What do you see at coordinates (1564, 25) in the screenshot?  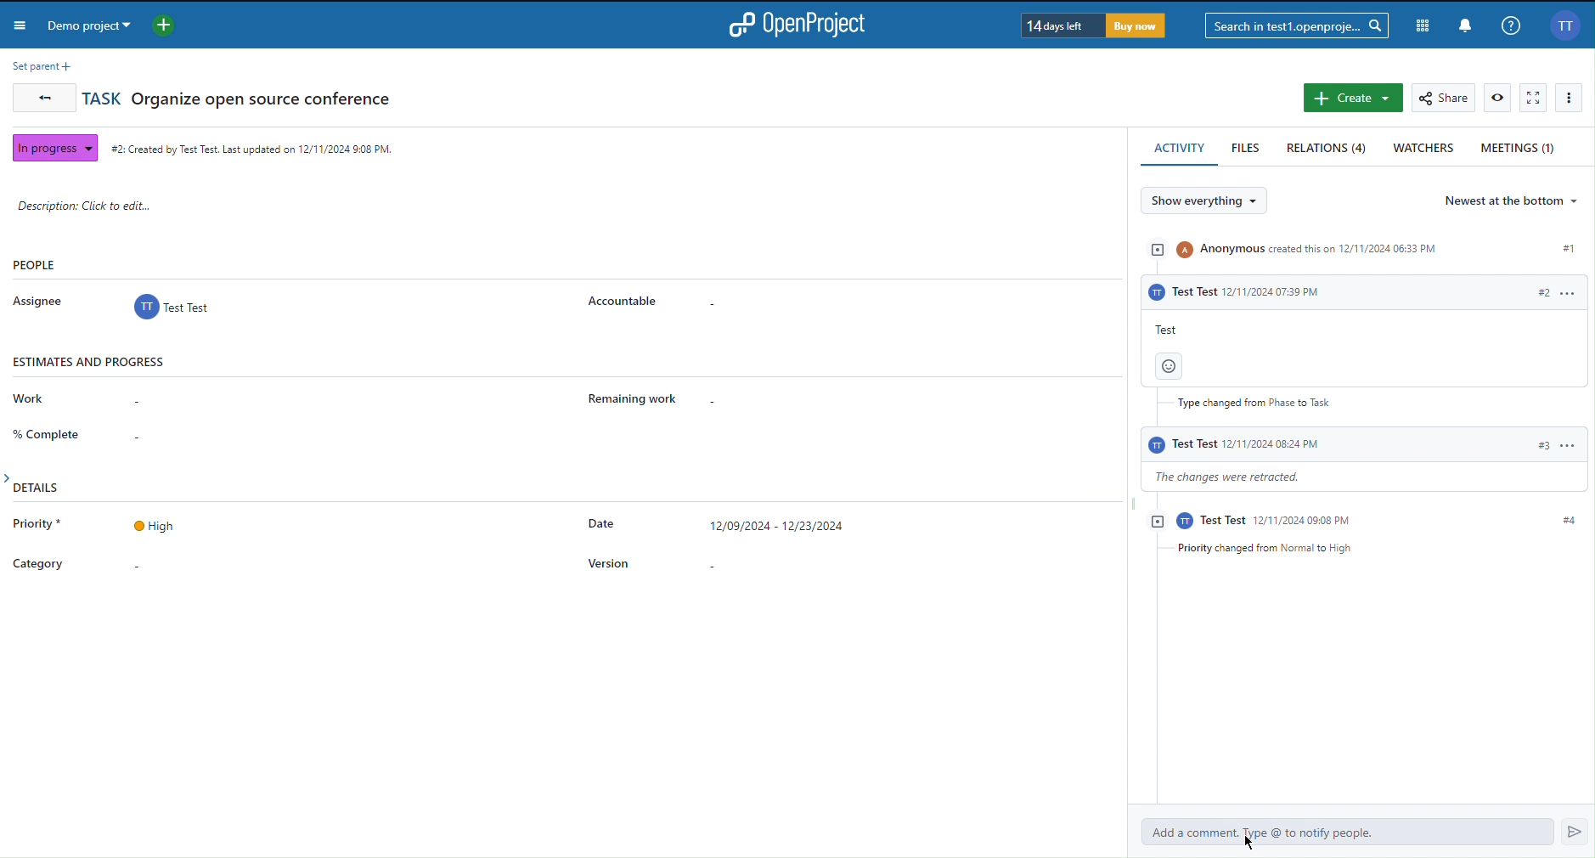 I see `Account` at bounding box center [1564, 25].